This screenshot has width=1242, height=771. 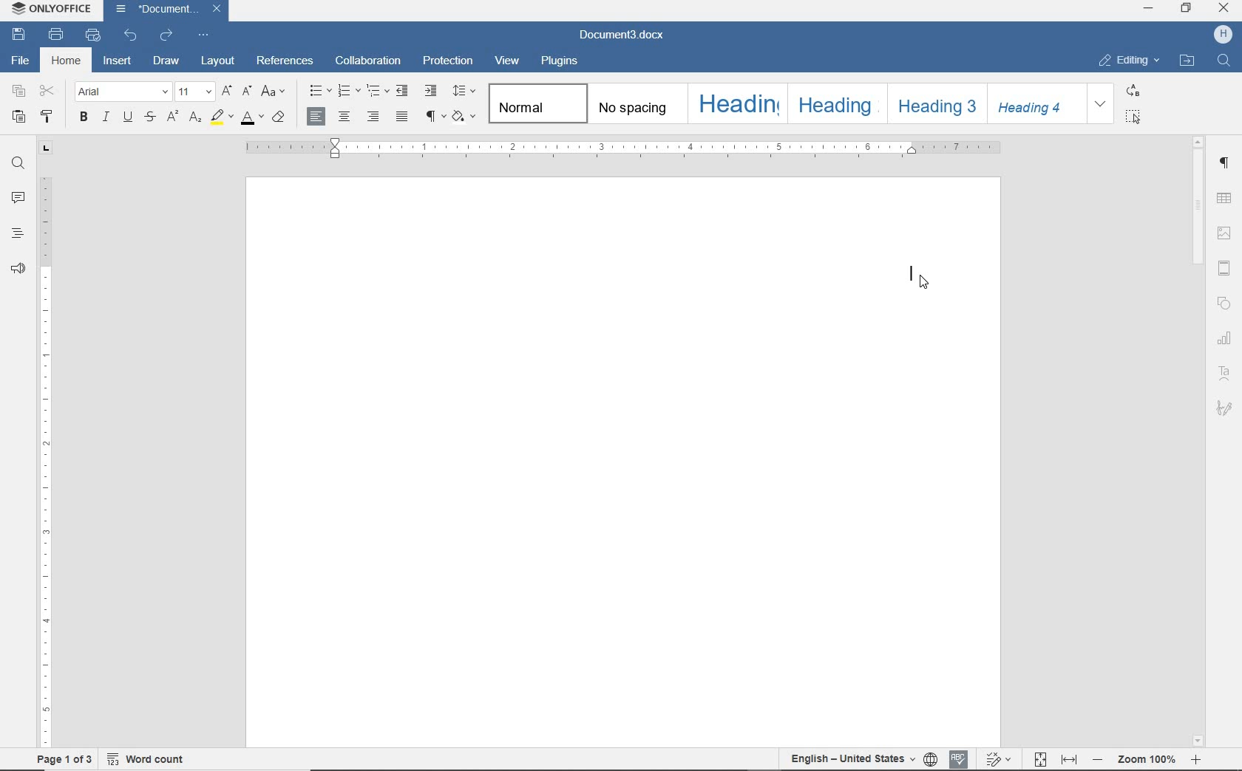 What do you see at coordinates (1139, 117) in the screenshot?
I see `SELECT ALL` at bounding box center [1139, 117].